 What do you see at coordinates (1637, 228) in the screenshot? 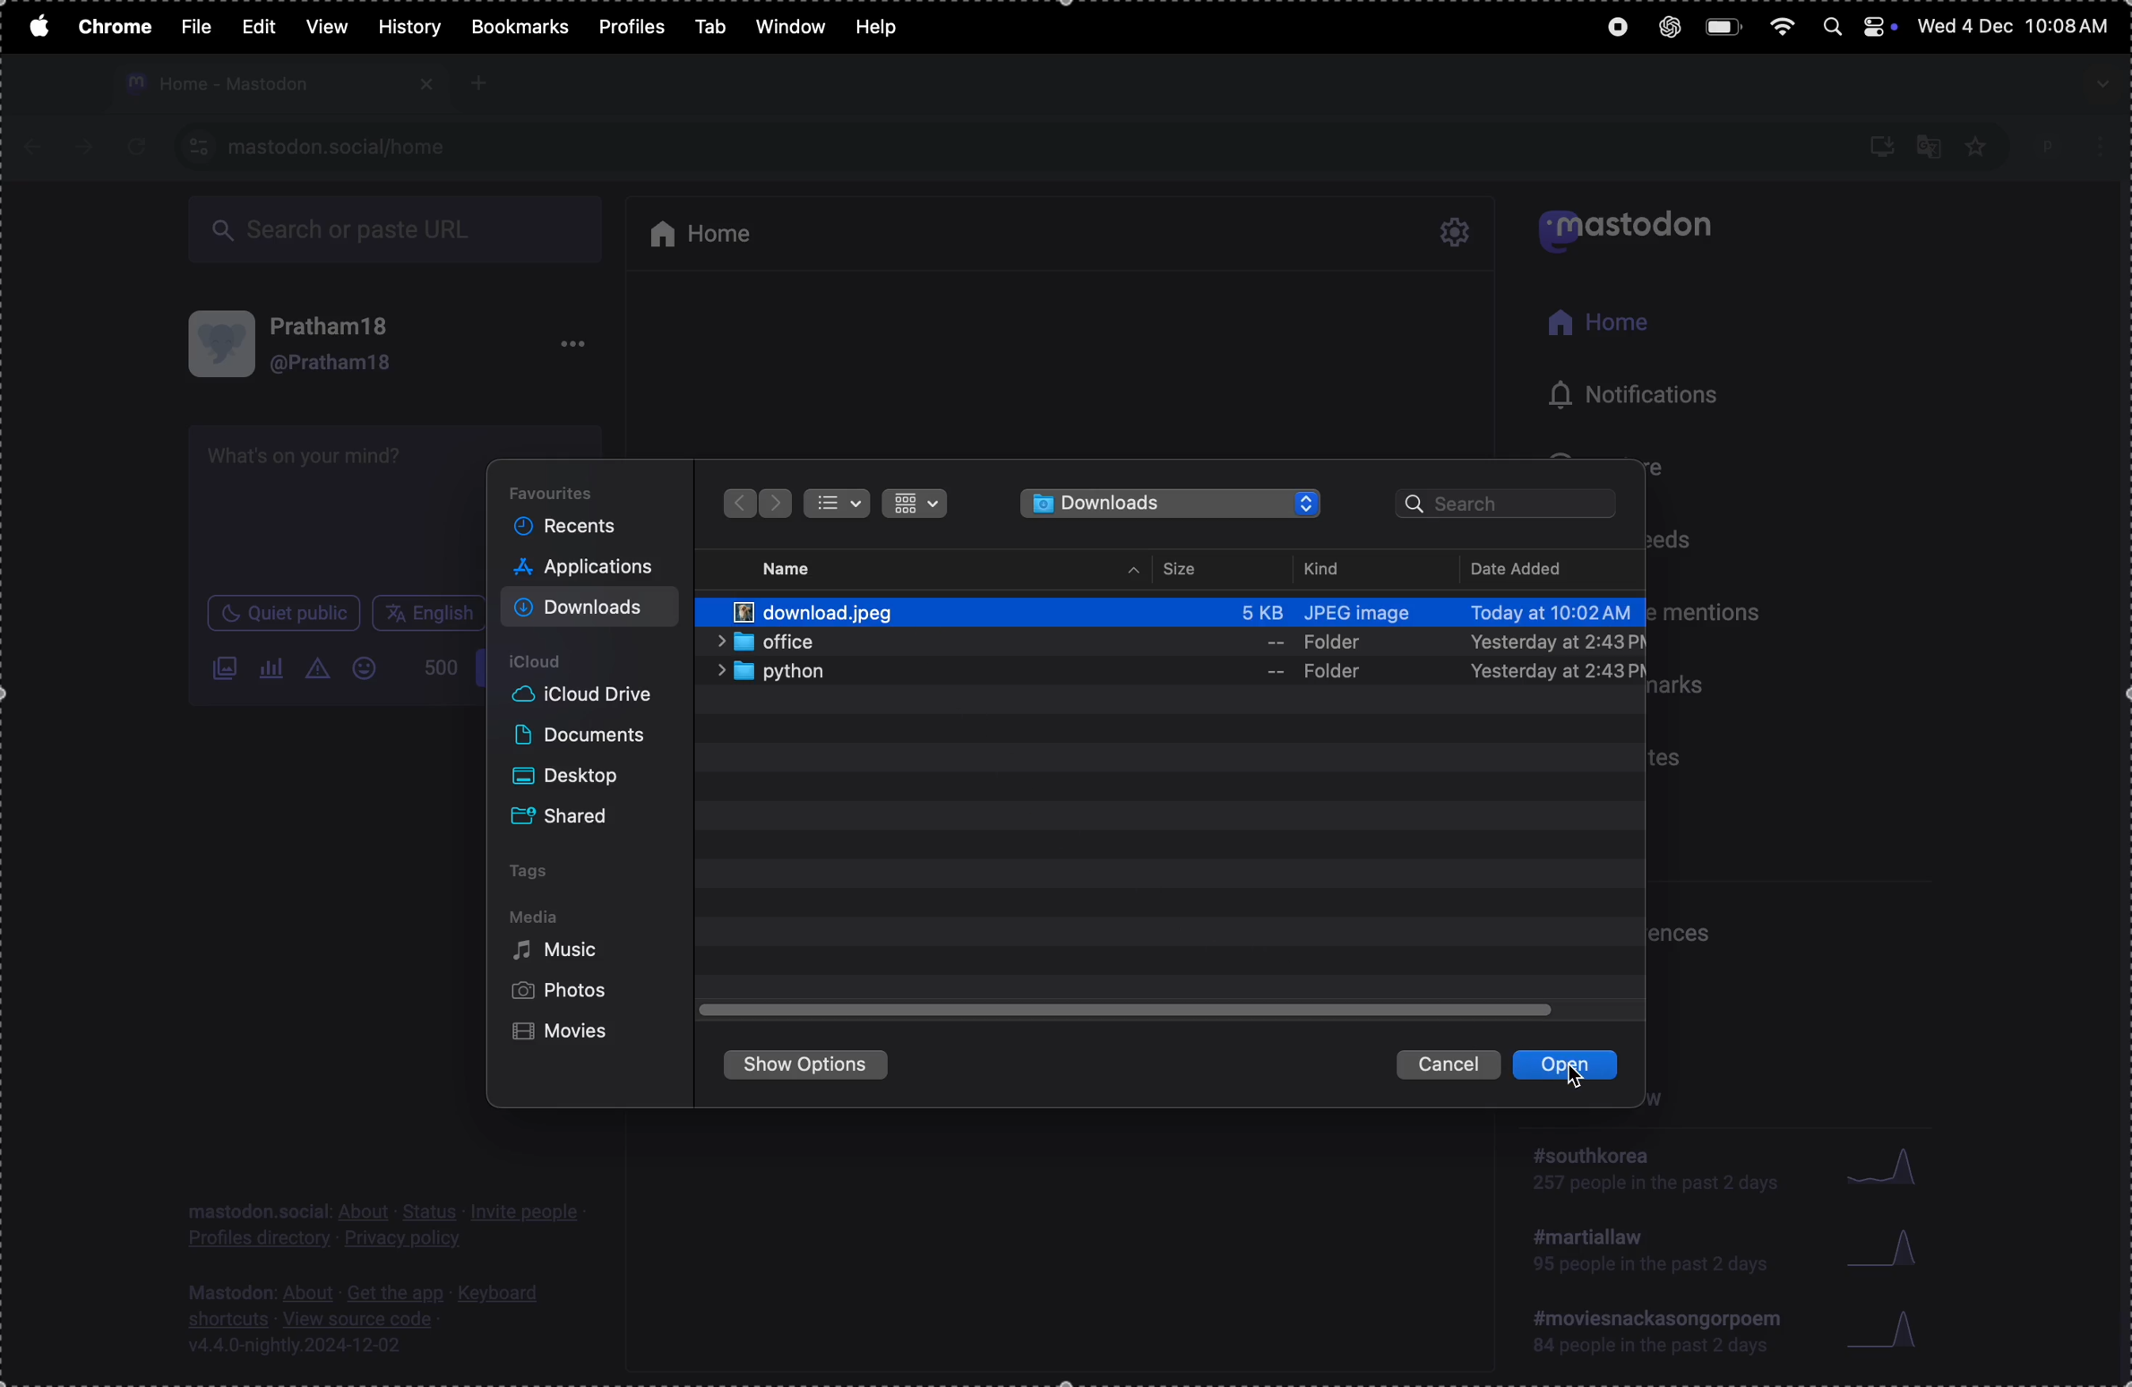
I see `Mastodon` at bounding box center [1637, 228].